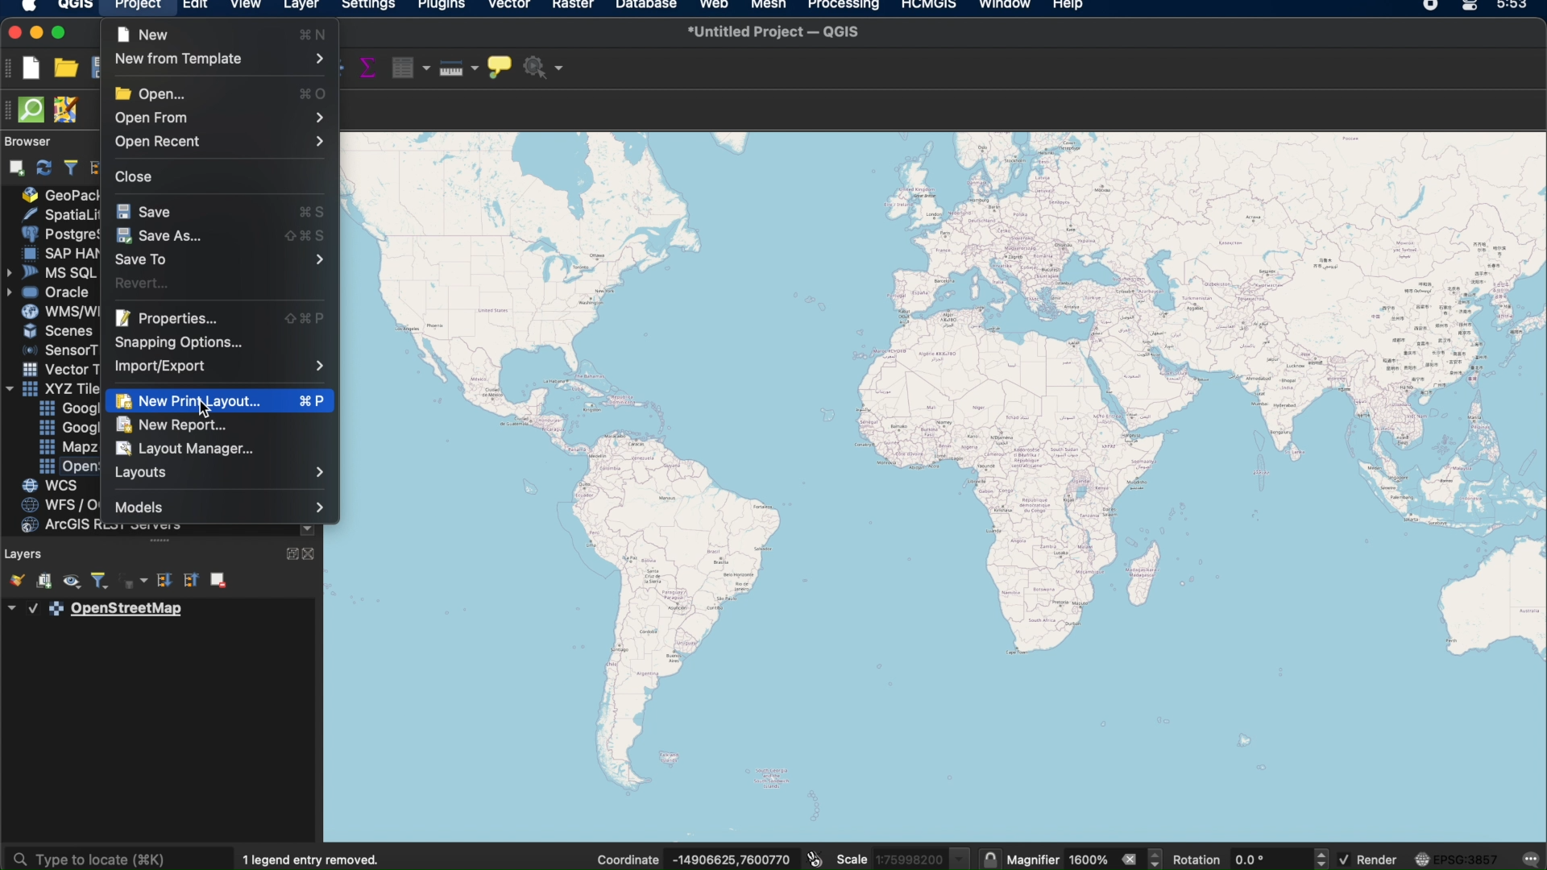 This screenshot has height=870, width=1547. What do you see at coordinates (137, 6) in the screenshot?
I see `project` at bounding box center [137, 6].